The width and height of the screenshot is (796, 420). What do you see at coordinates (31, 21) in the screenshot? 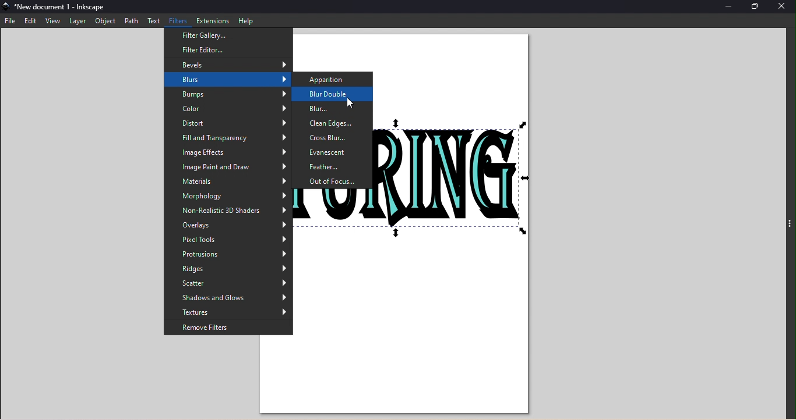
I see `Edit` at bounding box center [31, 21].